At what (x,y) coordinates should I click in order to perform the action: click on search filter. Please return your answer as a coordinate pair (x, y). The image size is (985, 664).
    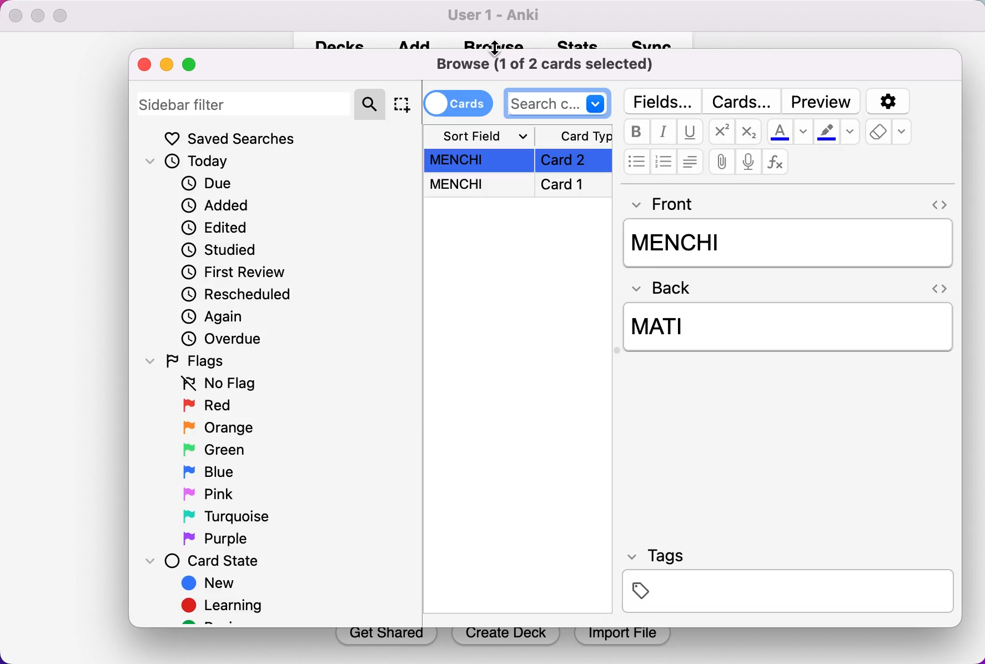
    Looking at the image, I should click on (371, 103).